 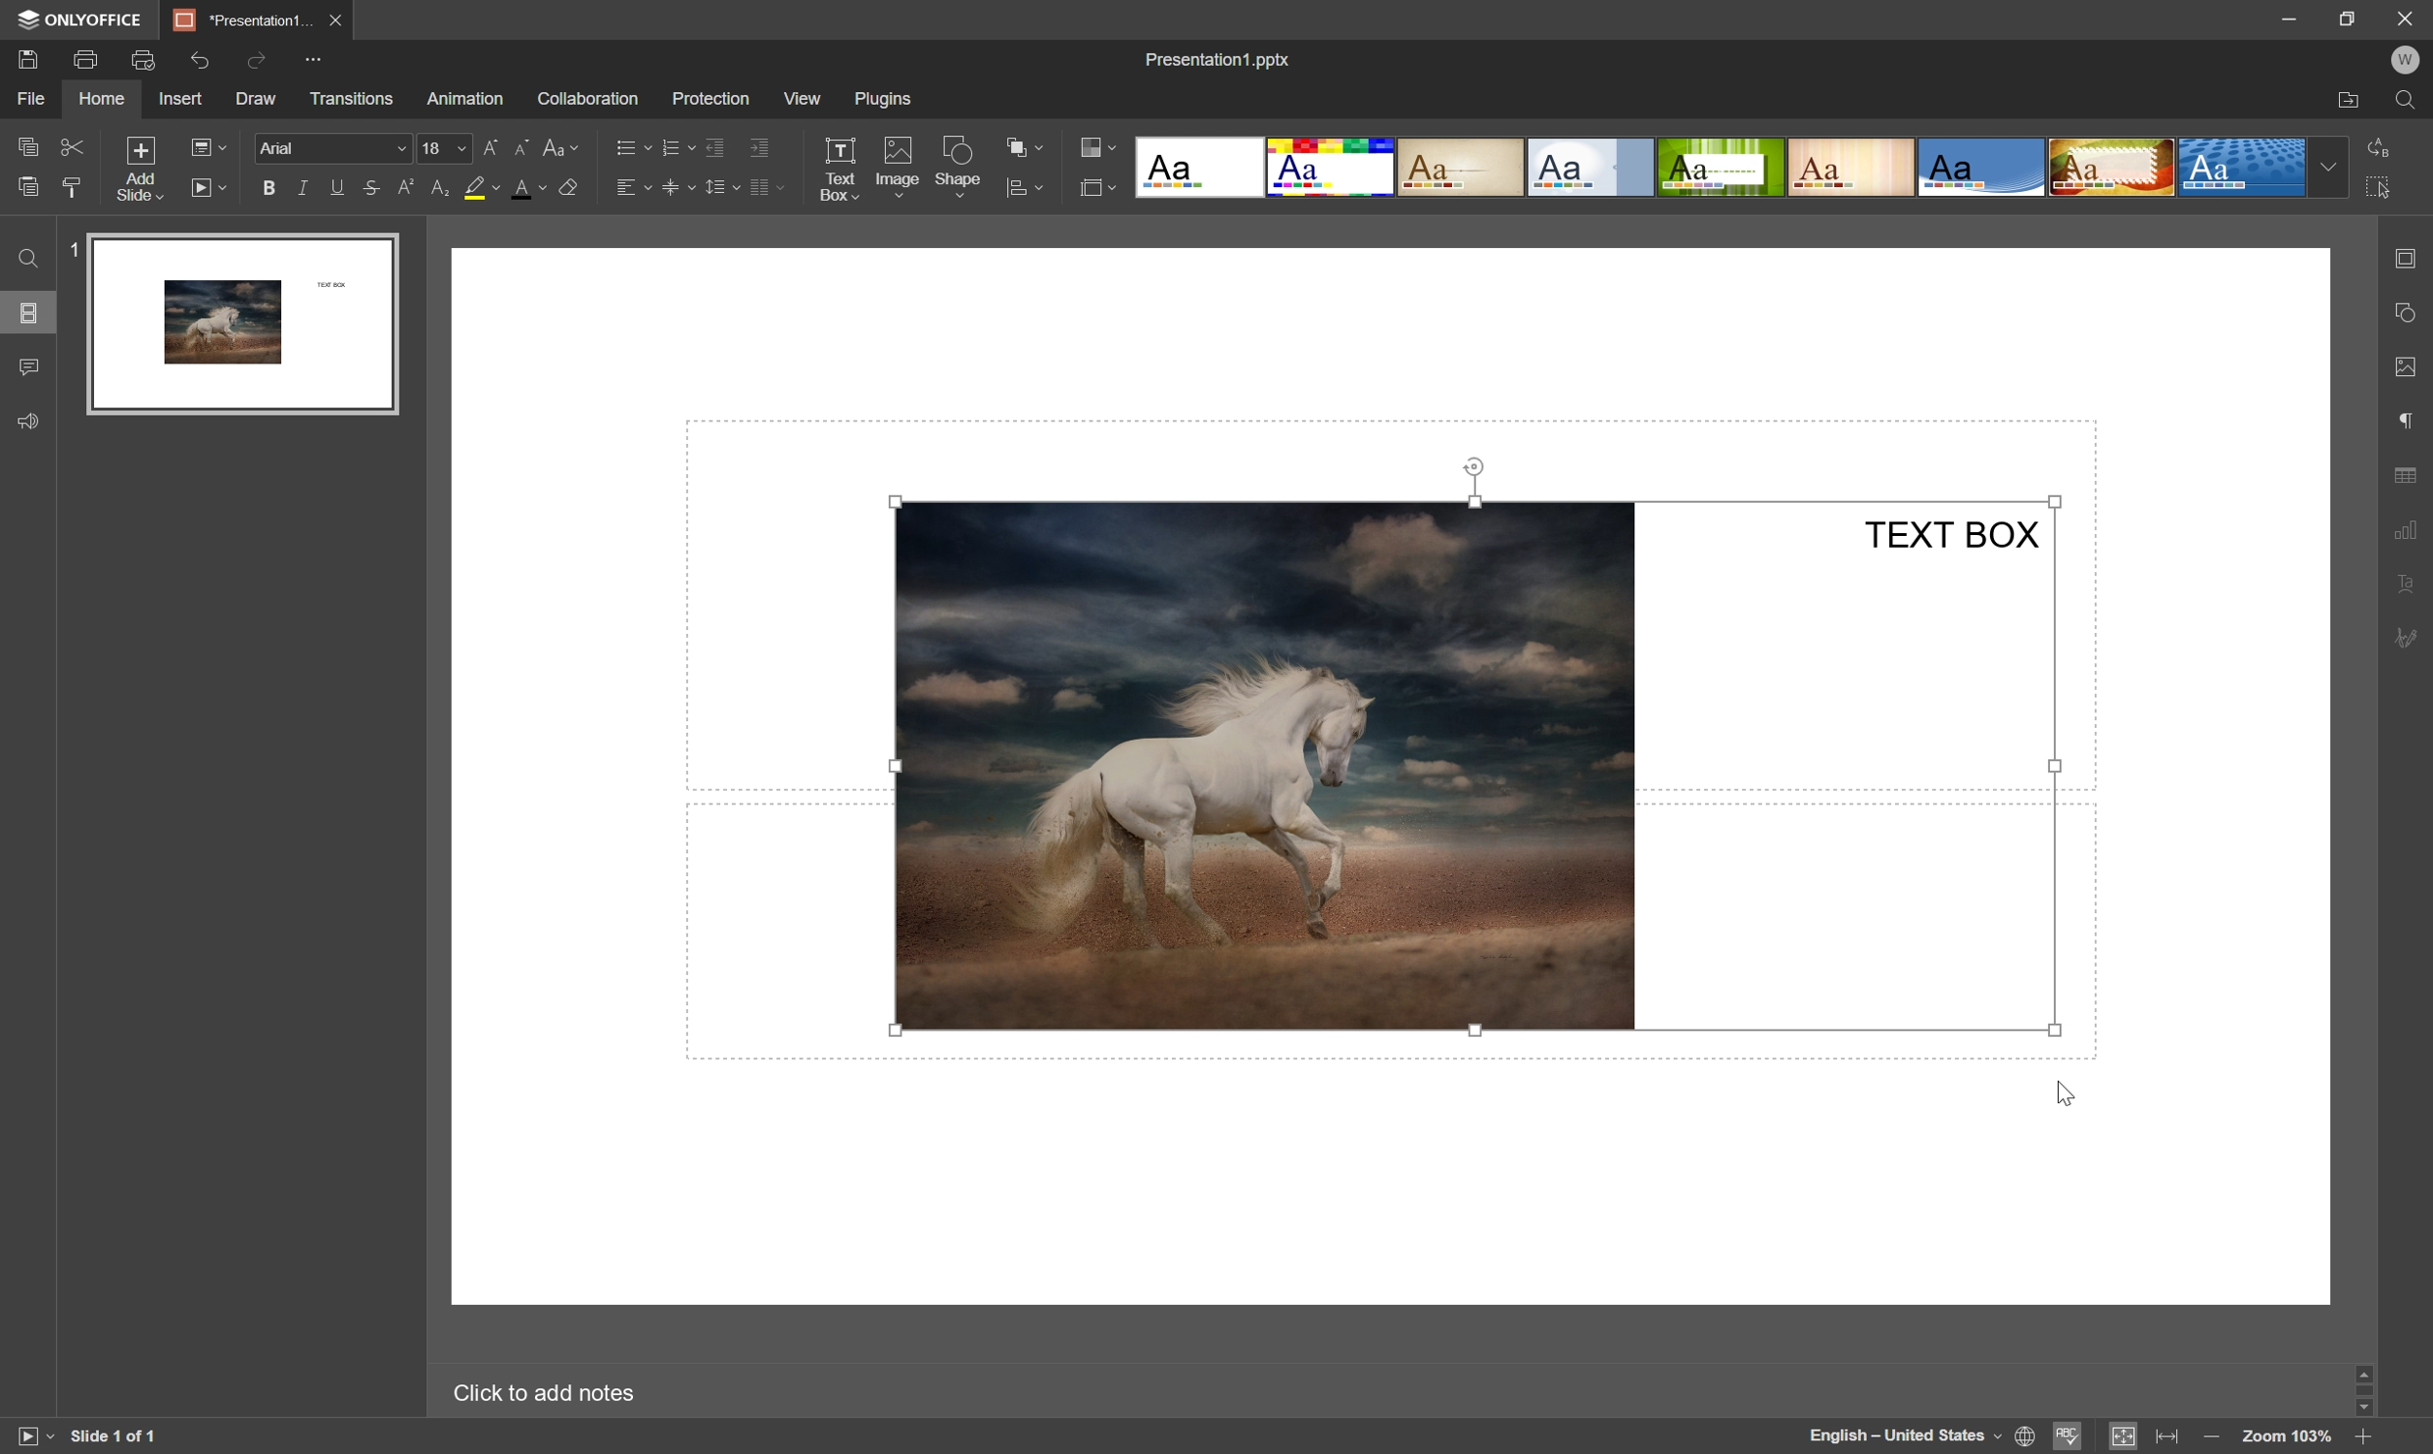 What do you see at coordinates (1590, 170) in the screenshot?
I see `Official` at bounding box center [1590, 170].